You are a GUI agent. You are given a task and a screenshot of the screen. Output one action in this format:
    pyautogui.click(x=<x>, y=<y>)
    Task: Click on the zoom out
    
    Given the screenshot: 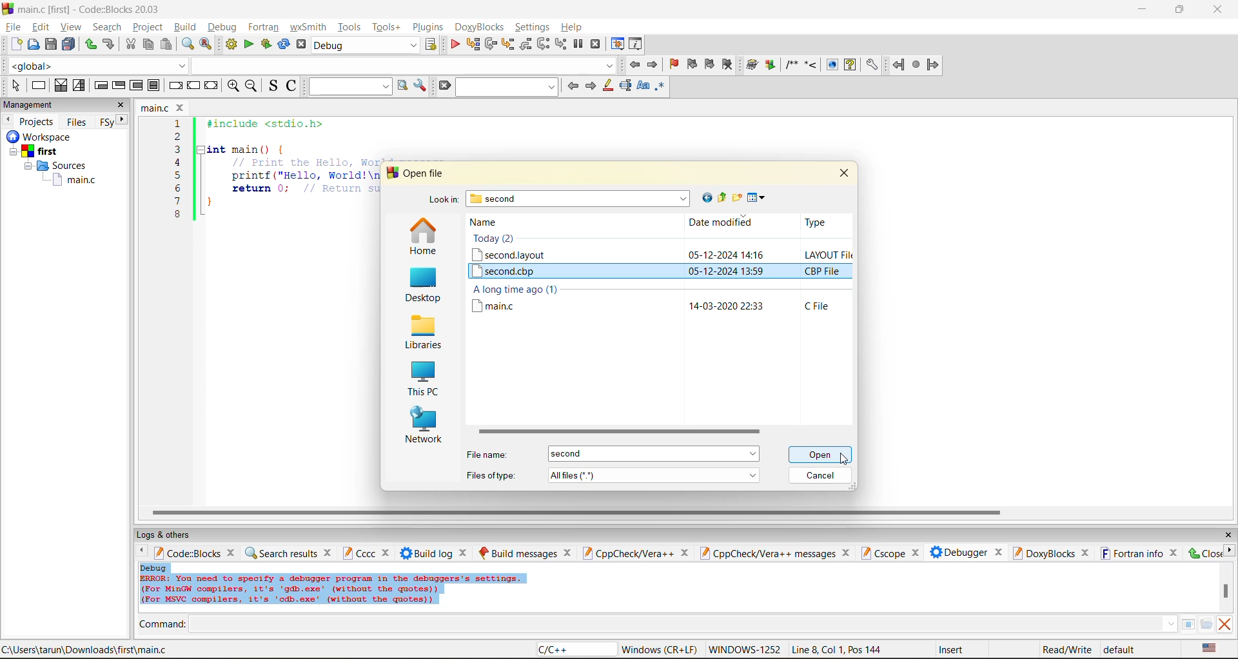 What is the action you would take?
    pyautogui.click(x=251, y=86)
    